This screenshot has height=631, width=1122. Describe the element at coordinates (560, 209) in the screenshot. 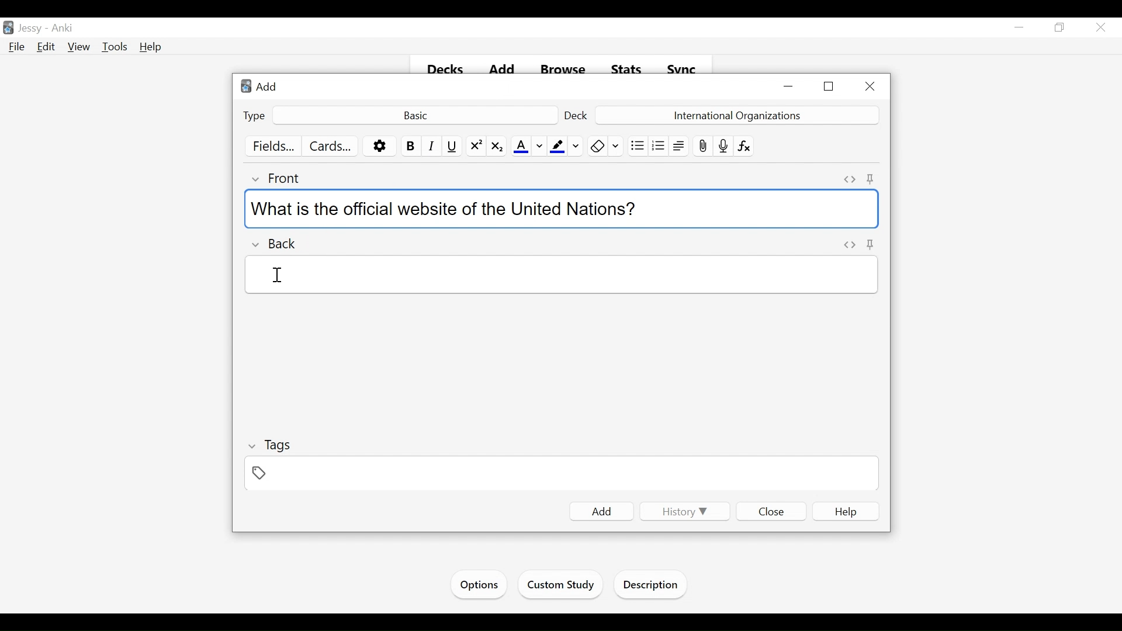

I see `What is the official website of the United Nations?` at that location.